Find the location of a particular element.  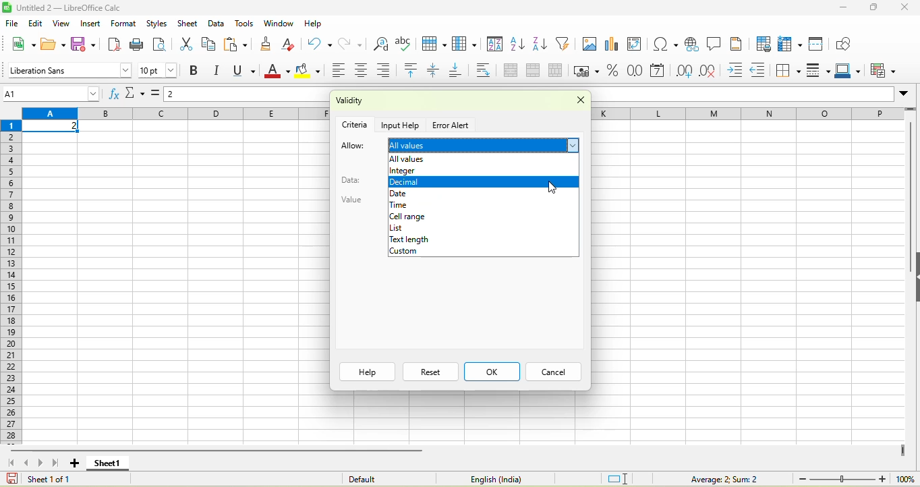

chart is located at coordinates (613, 45).